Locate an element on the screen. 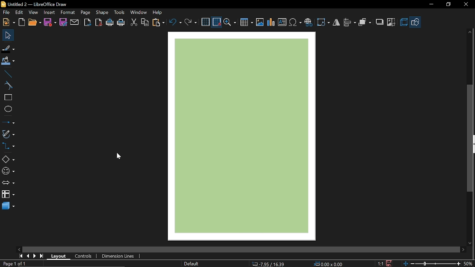 This screenshot has width=475, height=267. Crop is located at coordinates (391, 23).